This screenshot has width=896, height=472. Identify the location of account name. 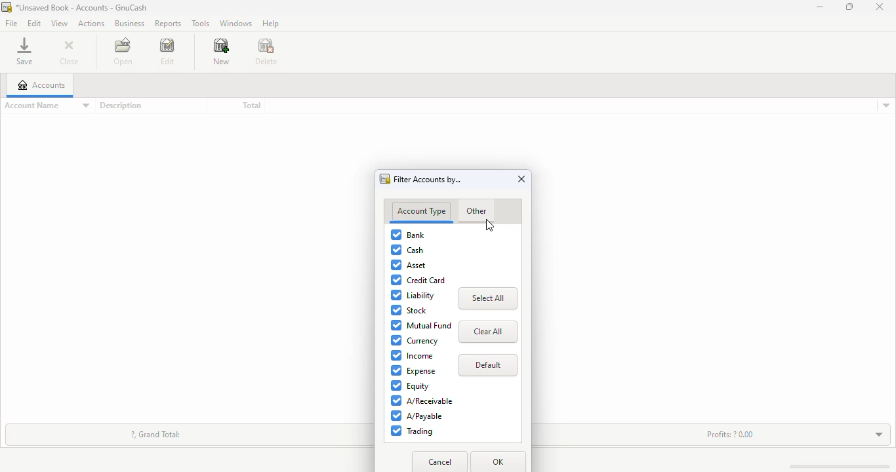
(47, 106).